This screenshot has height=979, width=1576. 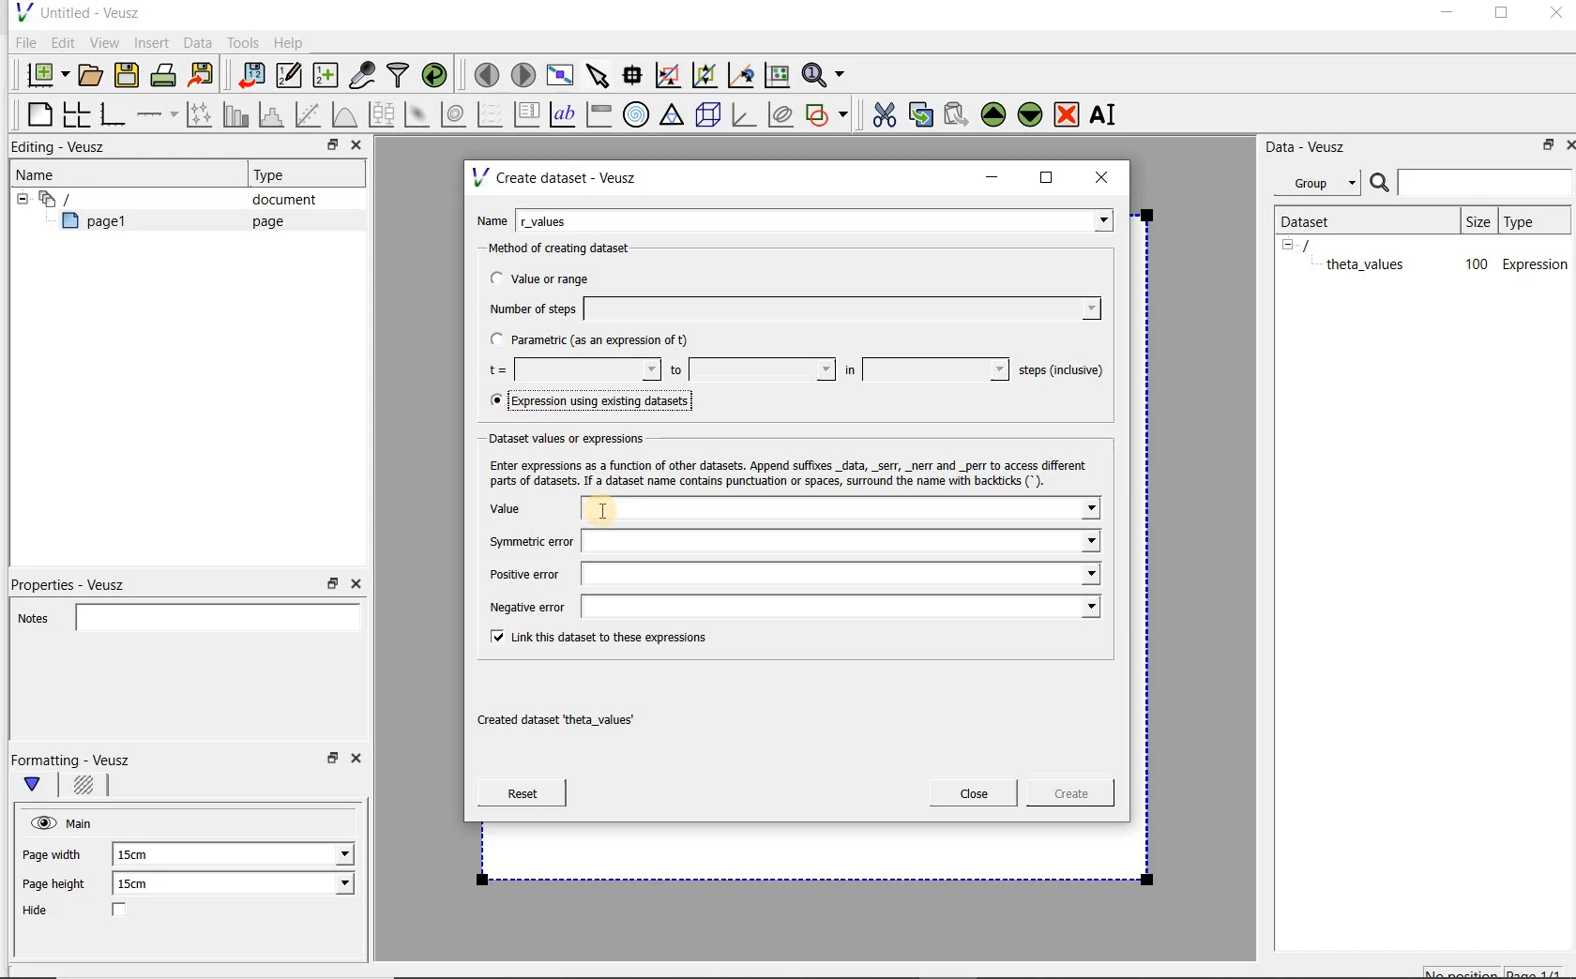 I want to click on Create, so click(x=1065, y=796).